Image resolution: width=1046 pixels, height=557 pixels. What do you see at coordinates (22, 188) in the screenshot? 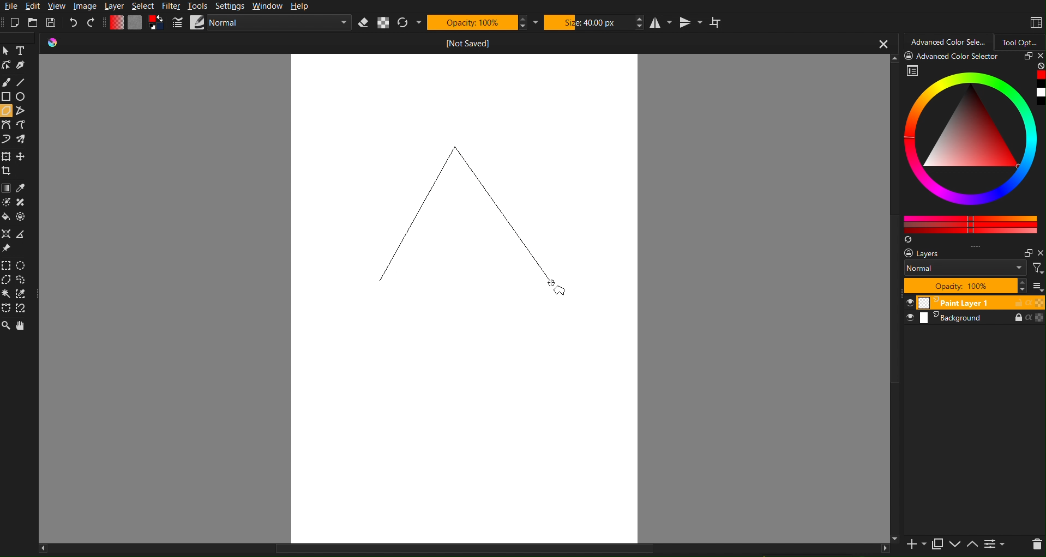
I see `sample a color from the image or current layer` at bounding box center [22, 188].